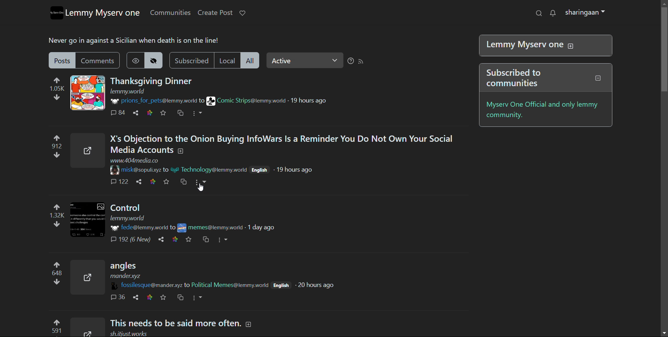 The height and width of the screenshot is (337, 668). I want to click on lemmy myserv one logo and name, so click(96, 13).